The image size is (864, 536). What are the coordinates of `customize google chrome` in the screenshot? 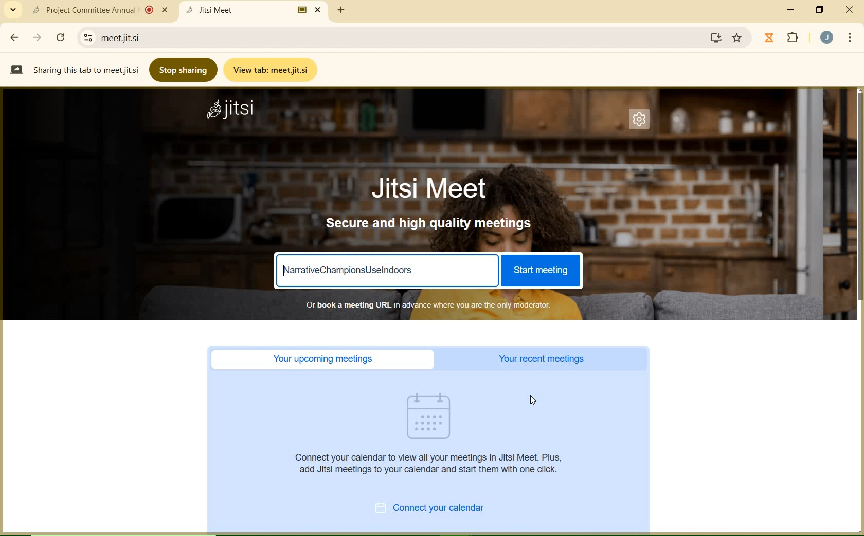 It's located at (850, 39).